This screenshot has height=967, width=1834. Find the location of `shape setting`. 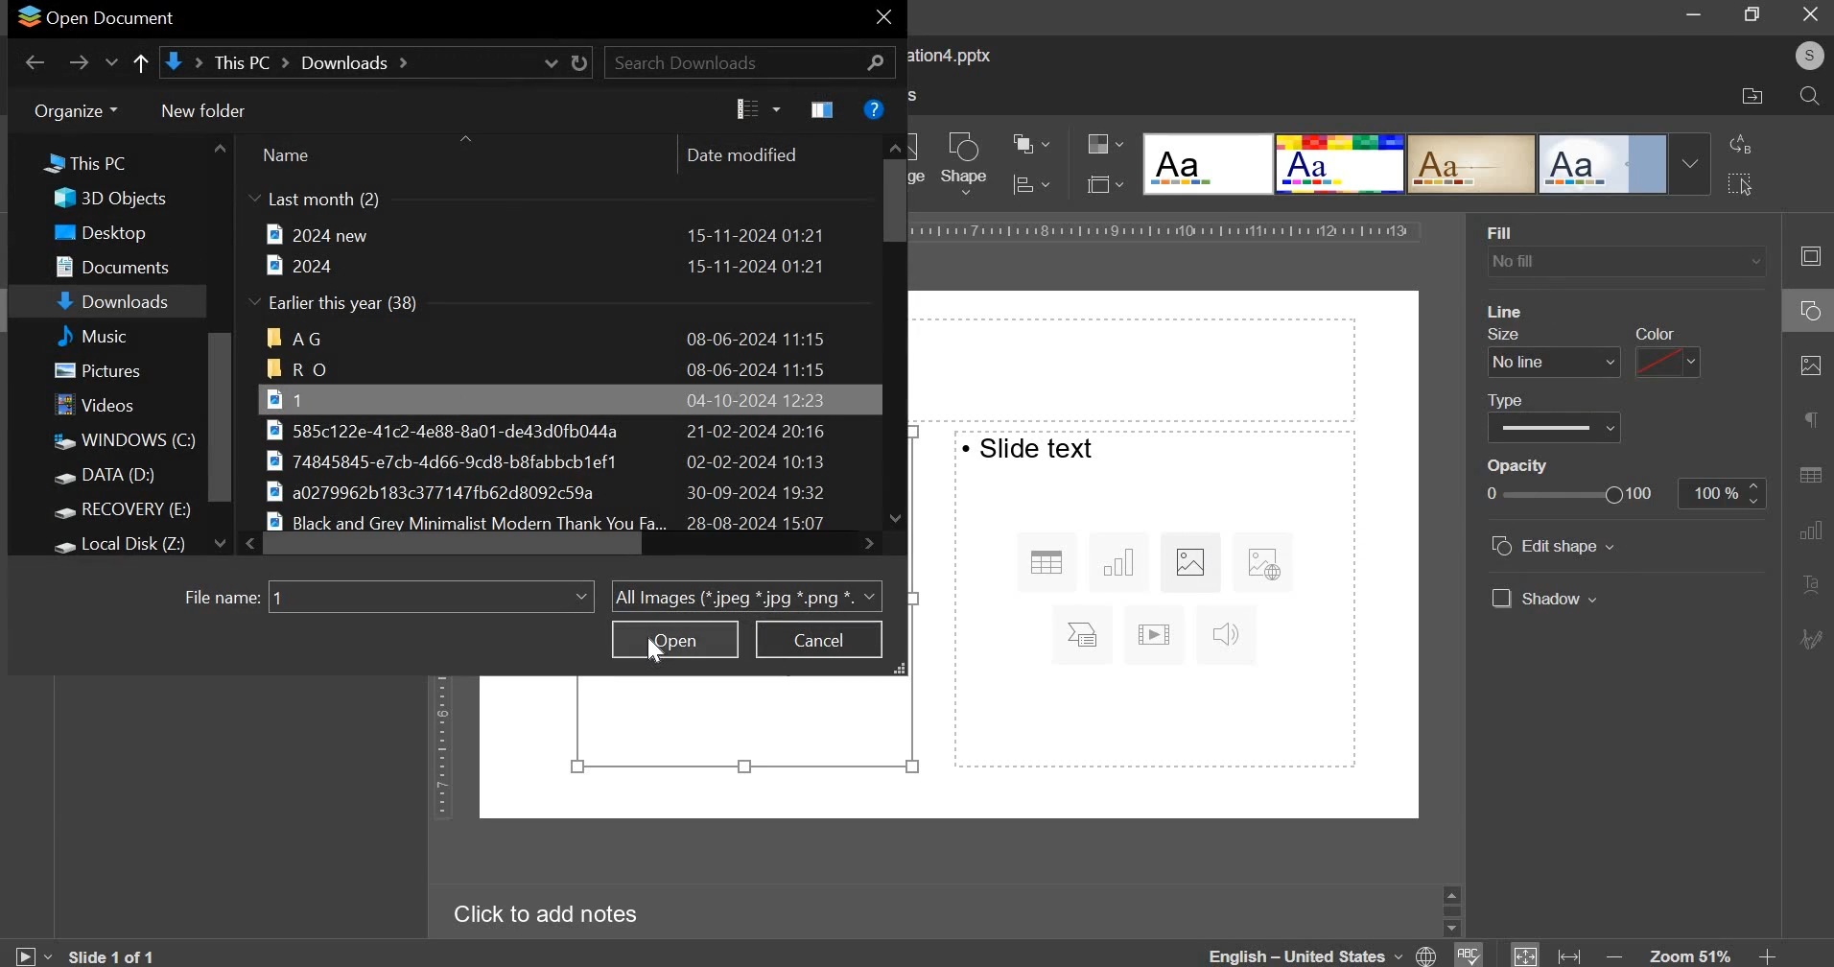

shape setting is located at coordinates (1812, 313).